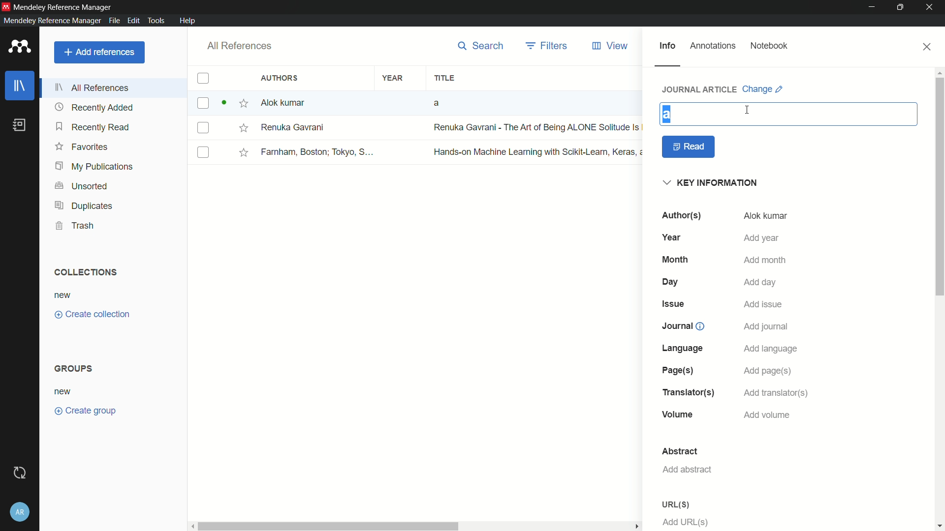  Describe the element at coordinates (63, 7) in the screenshot. I see `app name` at that location.